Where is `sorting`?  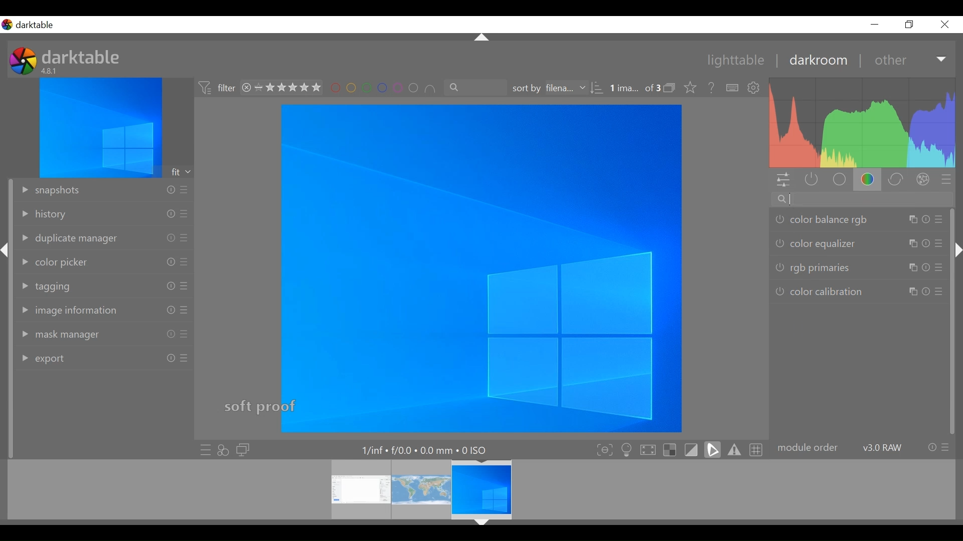 sorting is located at coordinates (598, 88).